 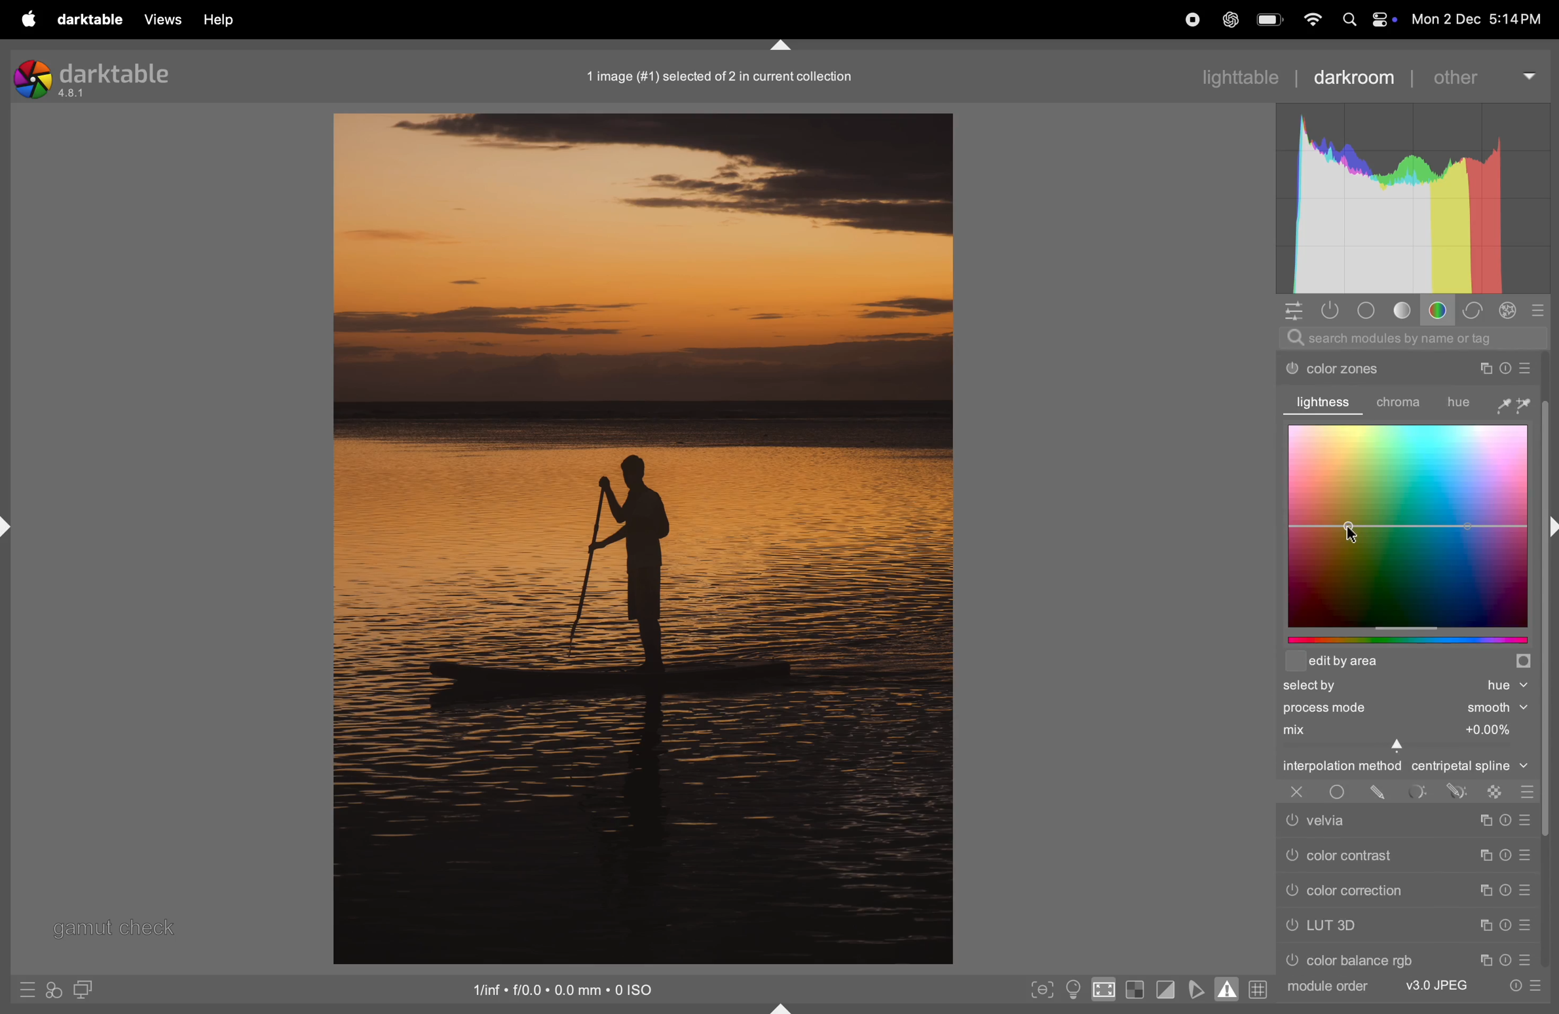 What do you see at coordinates (1367, 890) in the screenshot?
I see `color correction` at bounding box center [1367, 890].